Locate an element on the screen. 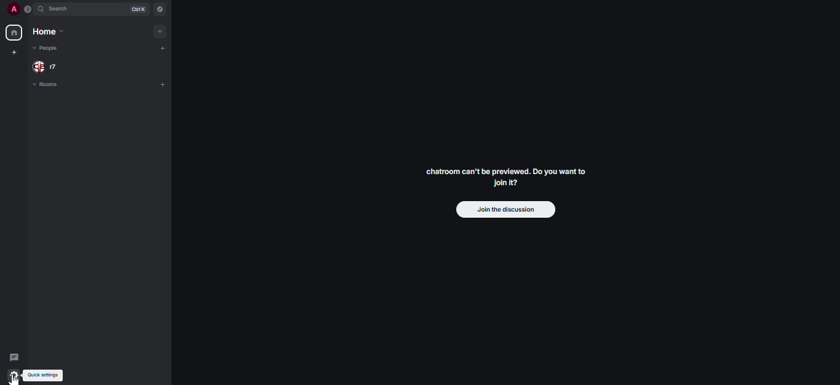 The image size is (840, 385). add is located at coordinates (159, 31).